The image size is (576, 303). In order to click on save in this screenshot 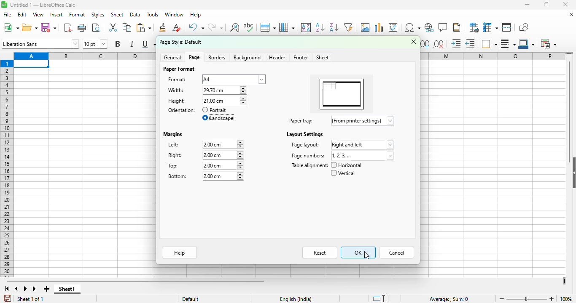, I will do `click(48, 28)`.